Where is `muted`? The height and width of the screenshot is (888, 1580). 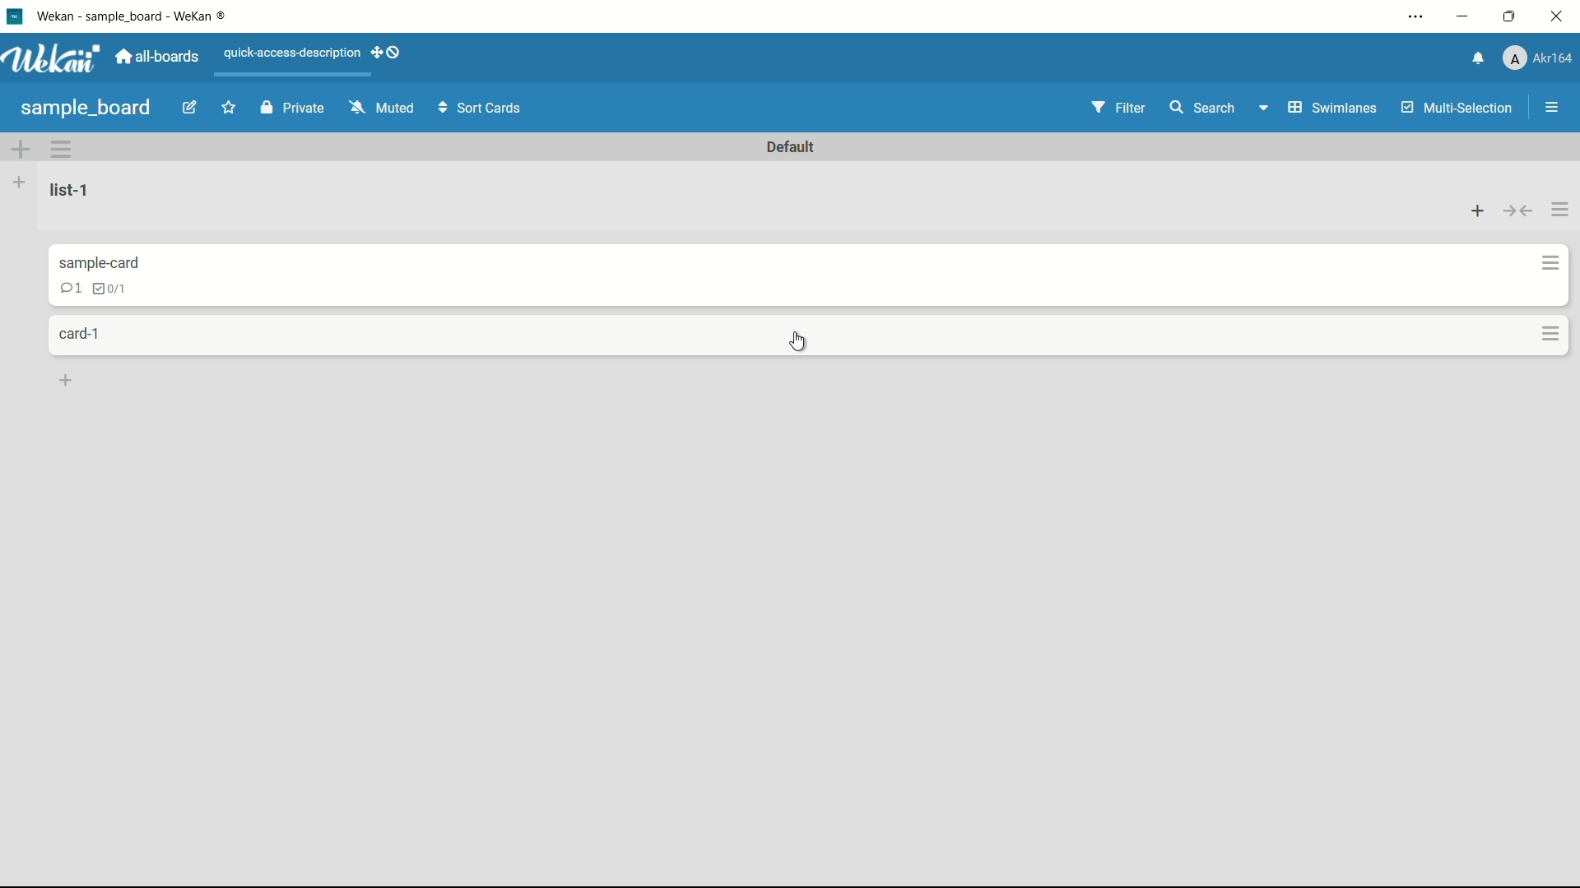
muted is located at coordinates (381, 108).